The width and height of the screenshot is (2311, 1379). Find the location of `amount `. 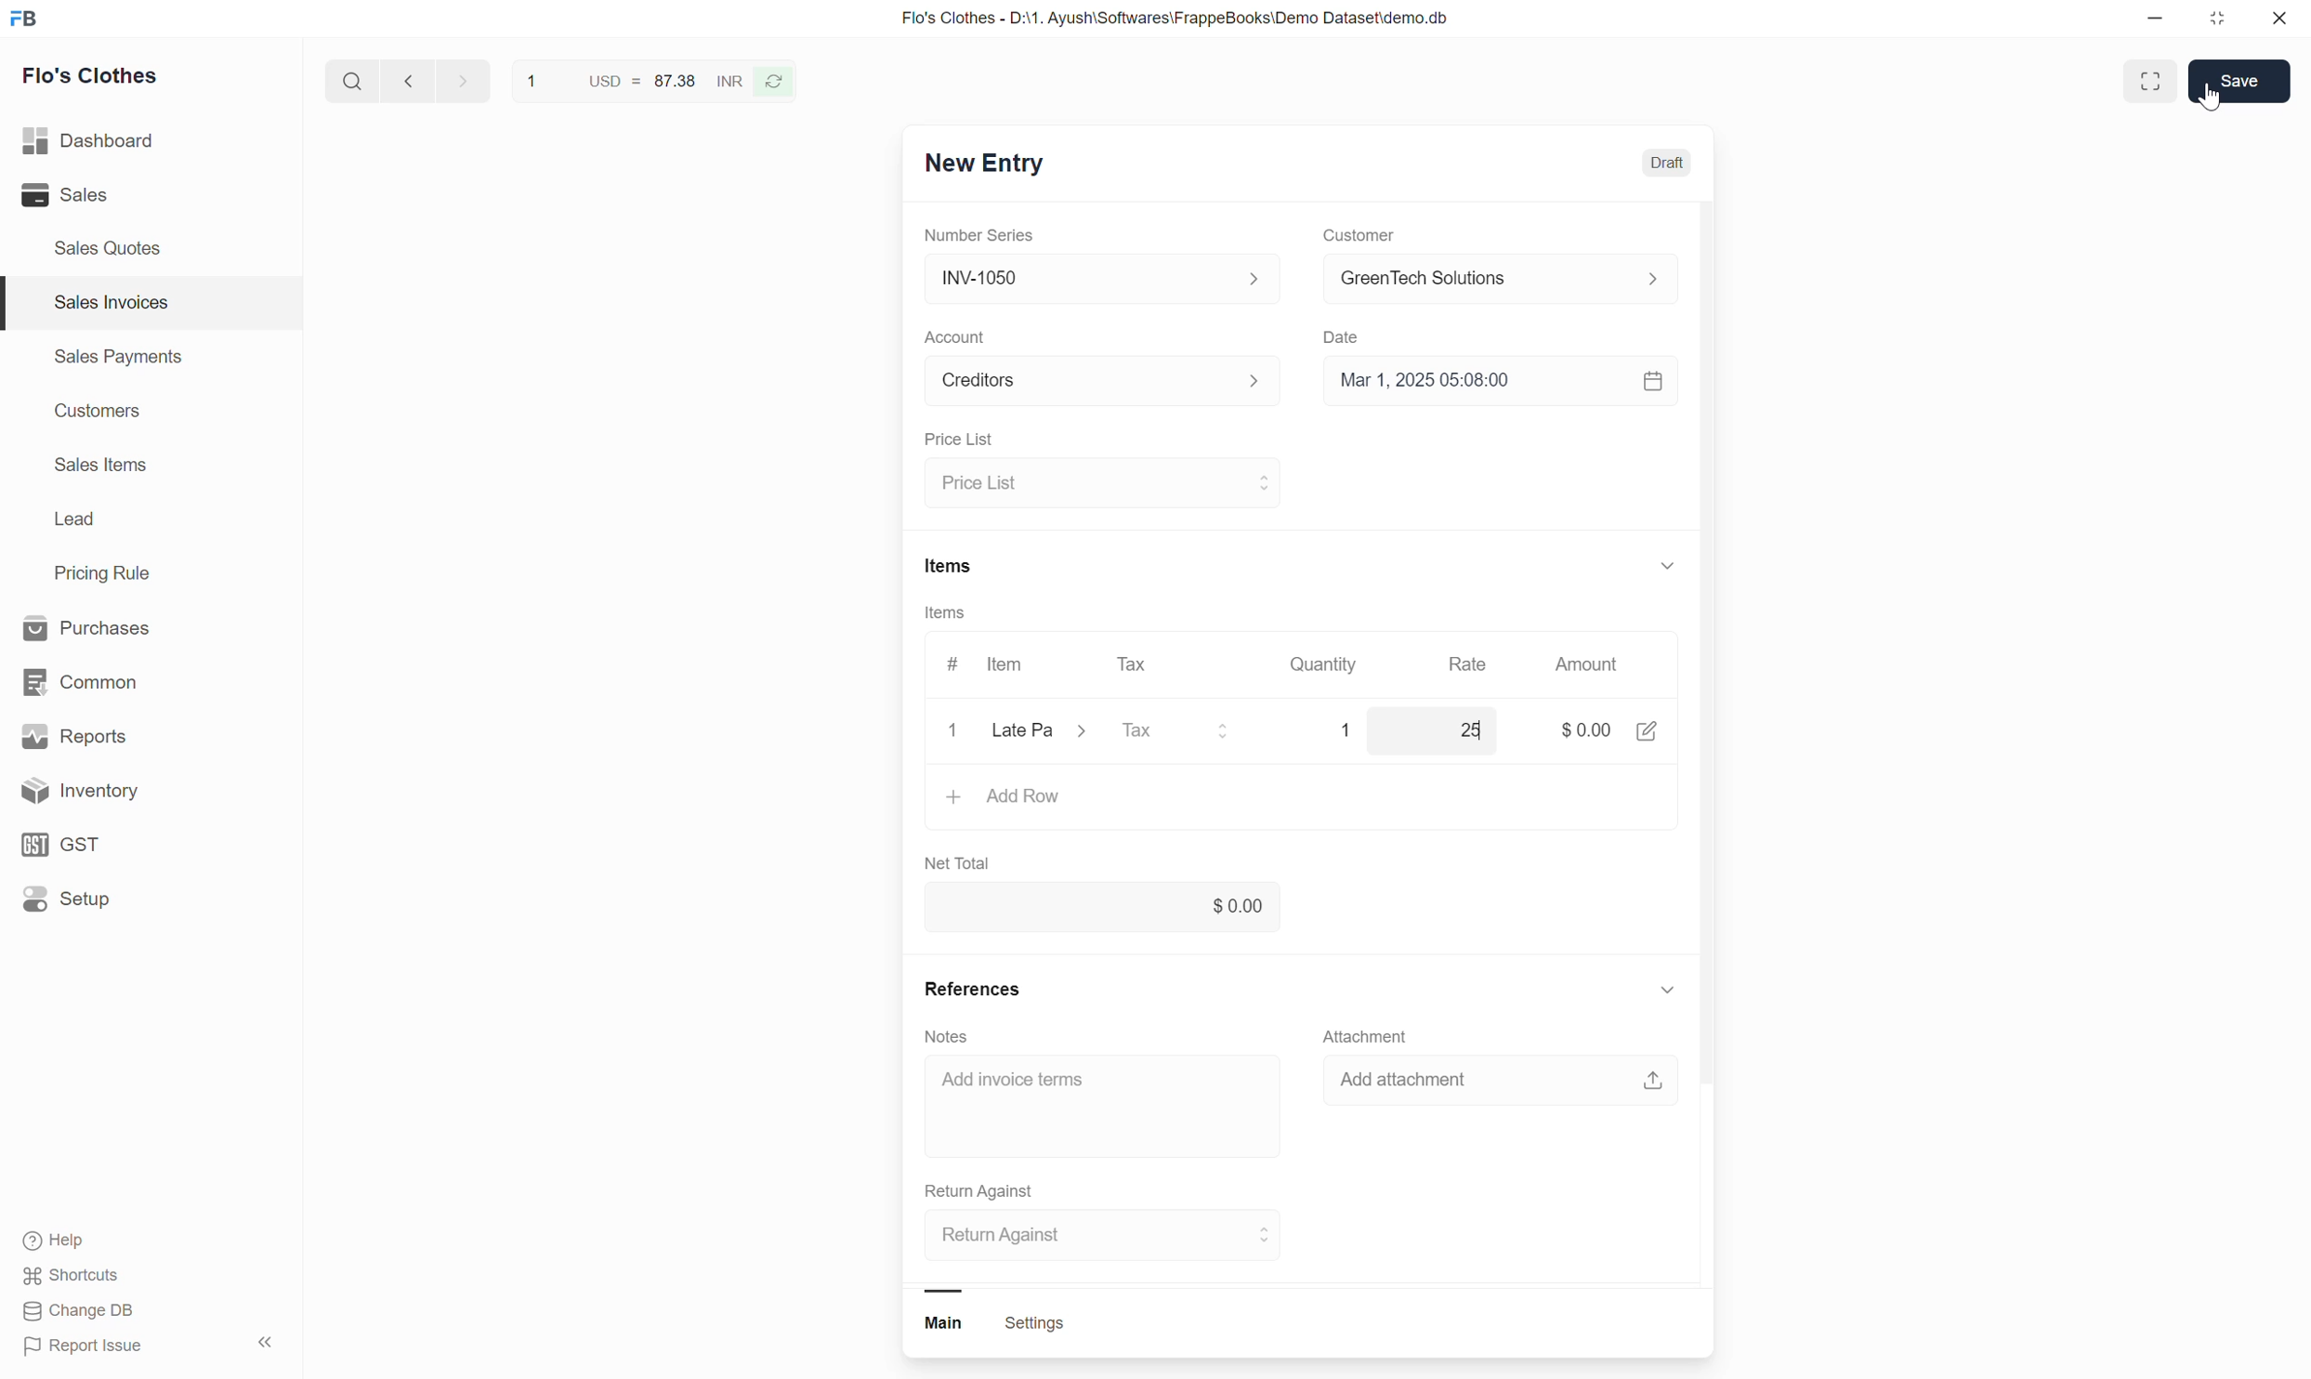

amount  is located at coordinates (1572, 731).